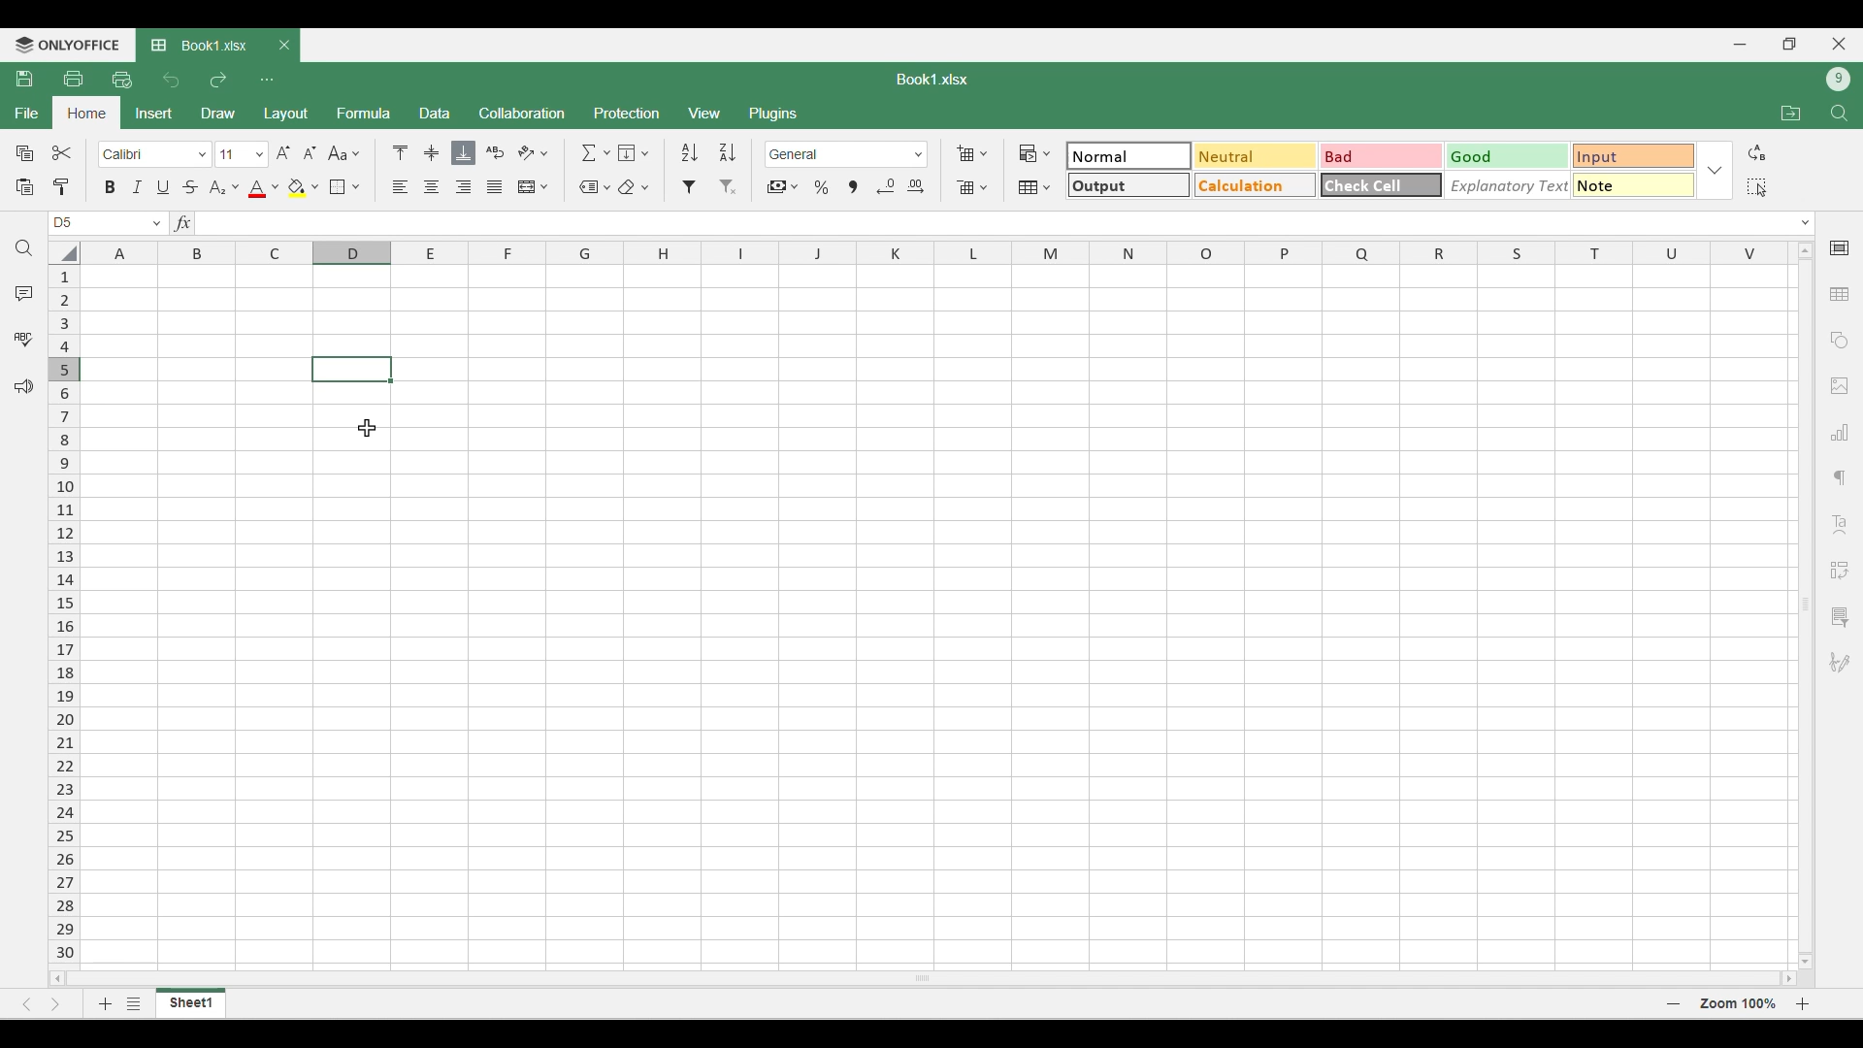  What do you see at coordinates (56, 1003) in the screenshot?
I see `Next` at bounding box center [56, 1003].